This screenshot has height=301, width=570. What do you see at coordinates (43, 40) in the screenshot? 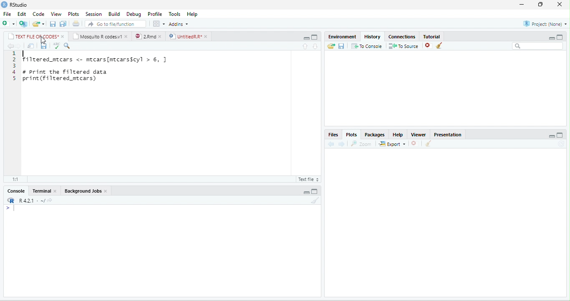
I see `cursor` at bounding box center [43, 40].